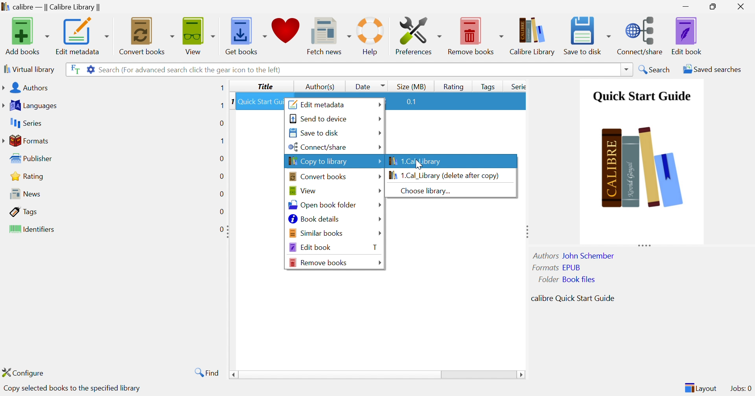 The width and height of the screenshot is (755, 396). Describe the element at coordinates (575, 255) in the screenshot. I see `Authors: John Schember` at that location.